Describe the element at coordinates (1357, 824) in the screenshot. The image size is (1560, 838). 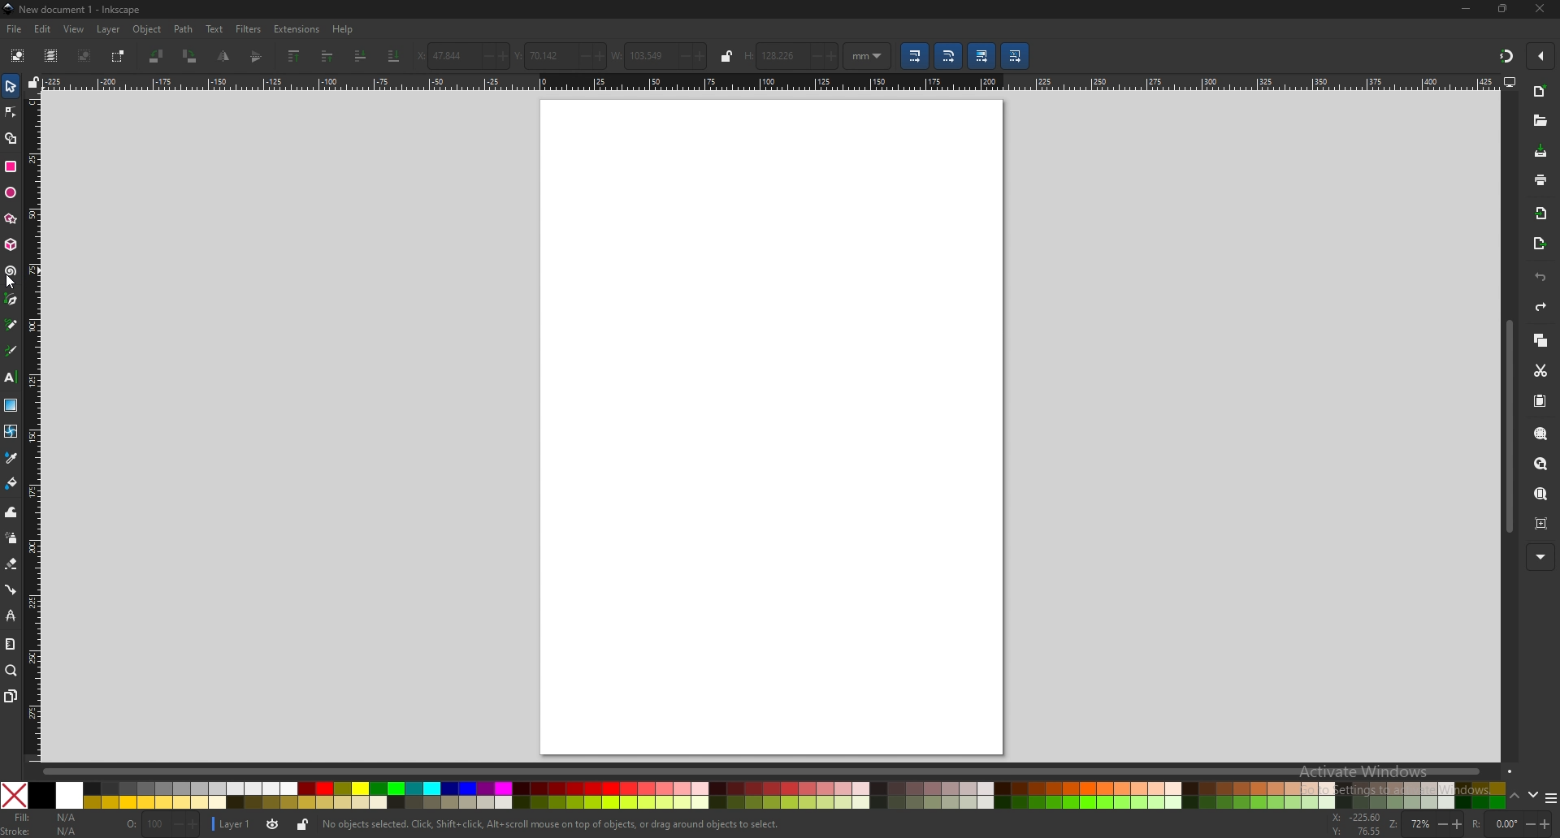
I see `X: -225.60    Y: 76.55` at that location.